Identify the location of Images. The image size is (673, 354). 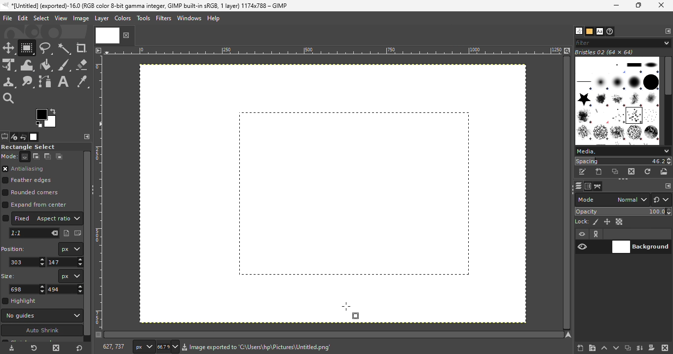
(35, 137).